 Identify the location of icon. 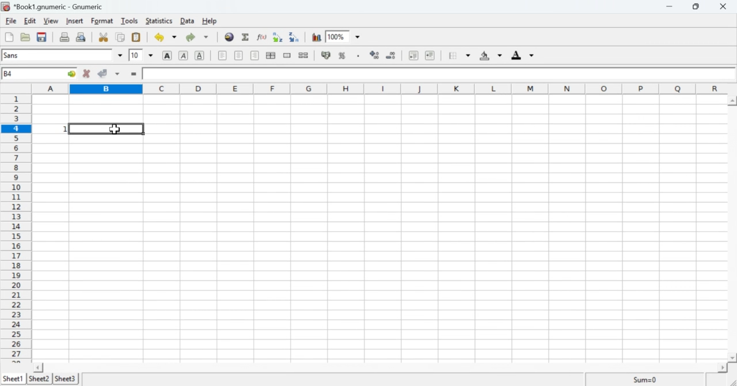
(6, 6).